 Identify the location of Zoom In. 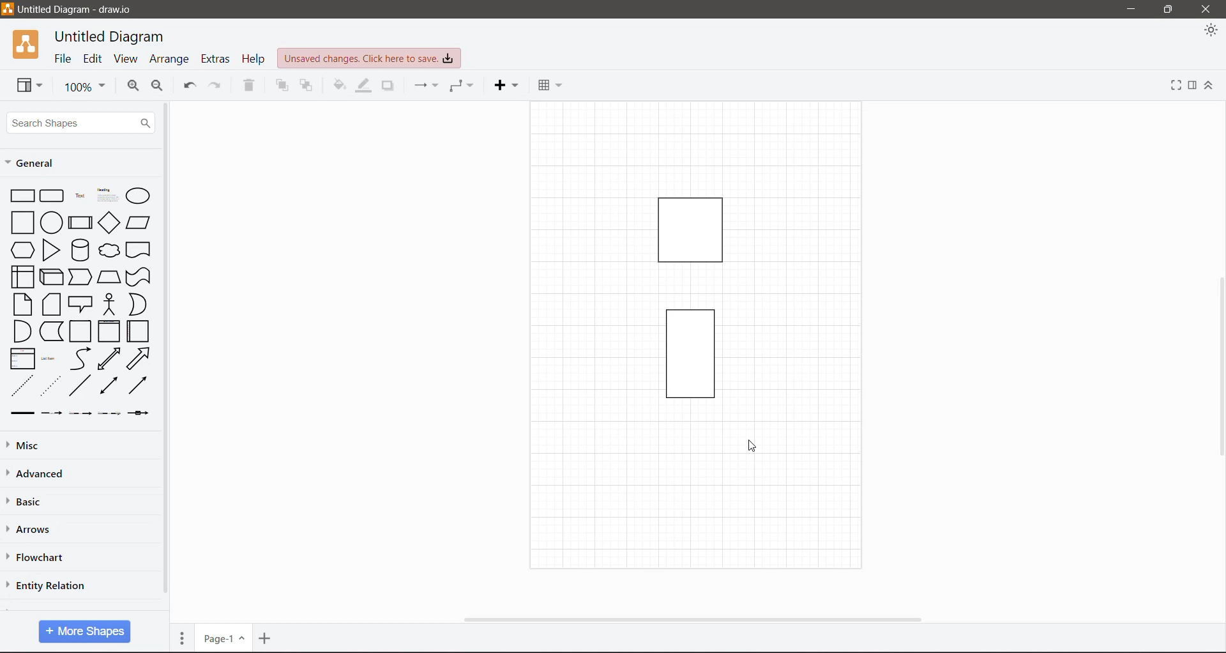
(133, 88).